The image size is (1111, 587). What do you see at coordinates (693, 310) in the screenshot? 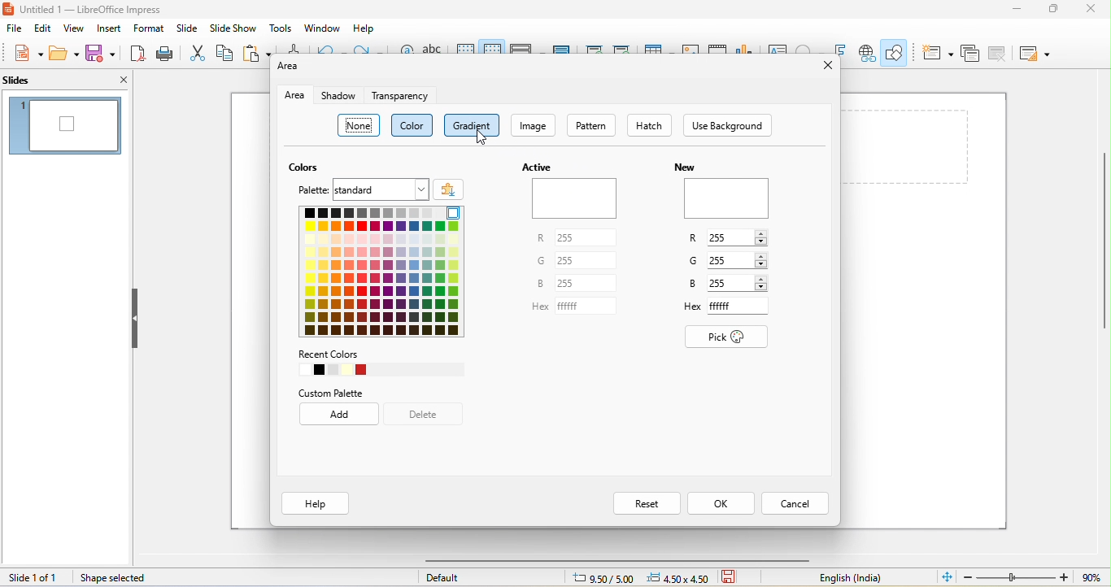
I see `hex` at bounding box center [693, 310].